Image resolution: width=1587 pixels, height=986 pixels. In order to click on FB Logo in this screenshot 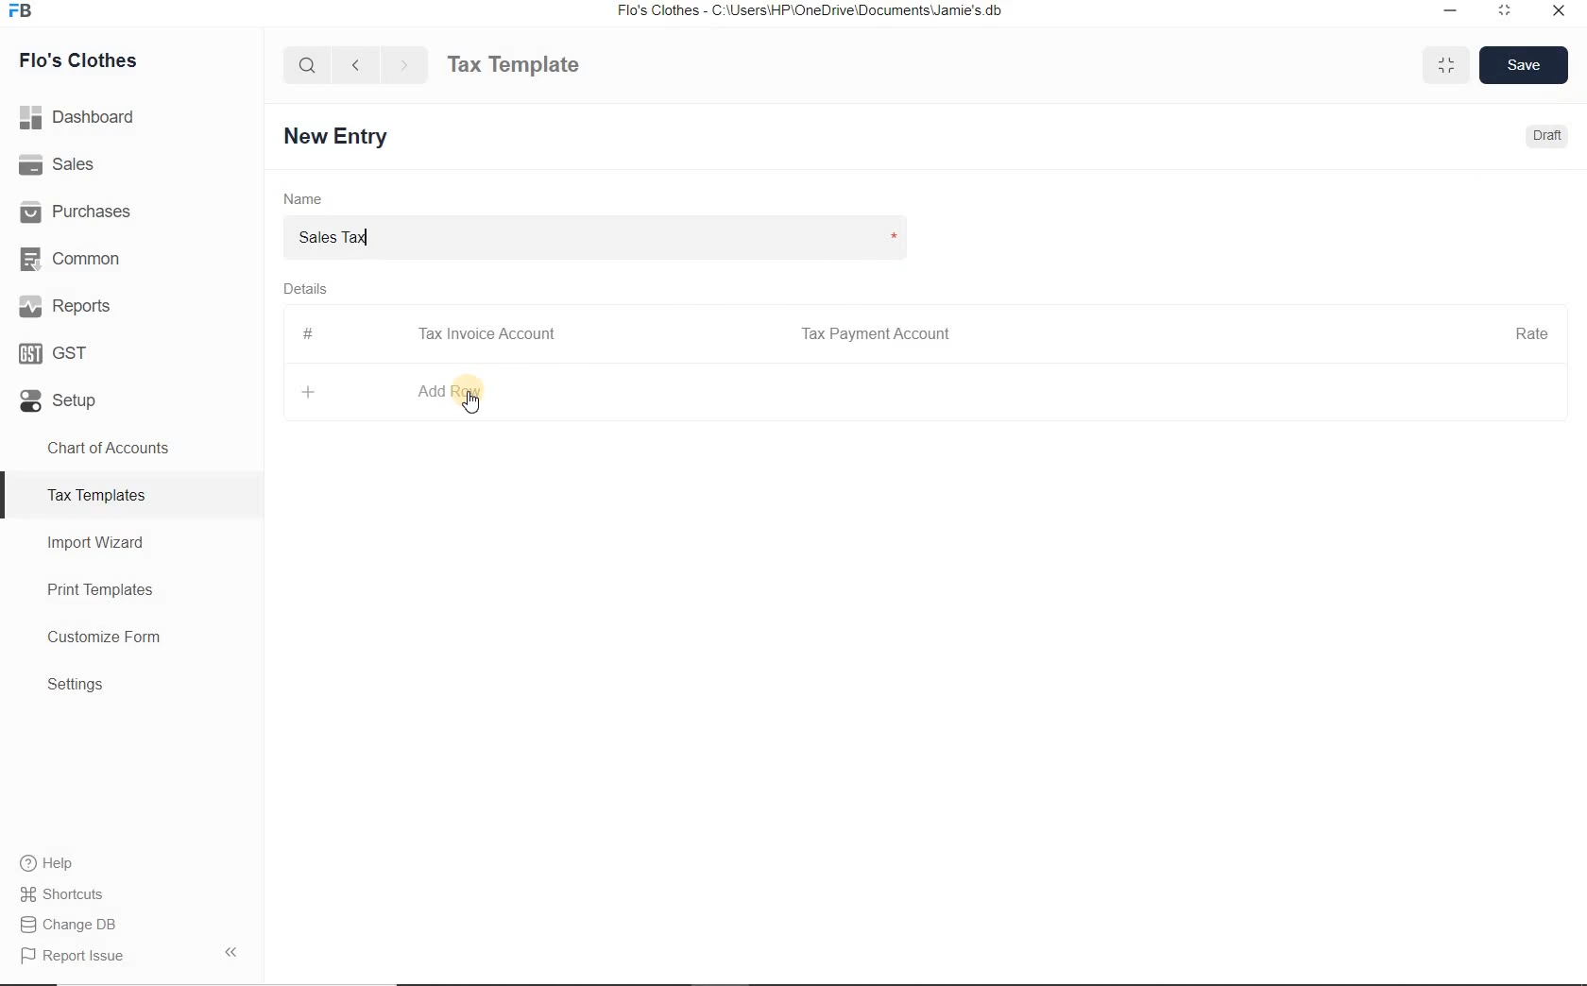, I will do `click(20, 11)`.